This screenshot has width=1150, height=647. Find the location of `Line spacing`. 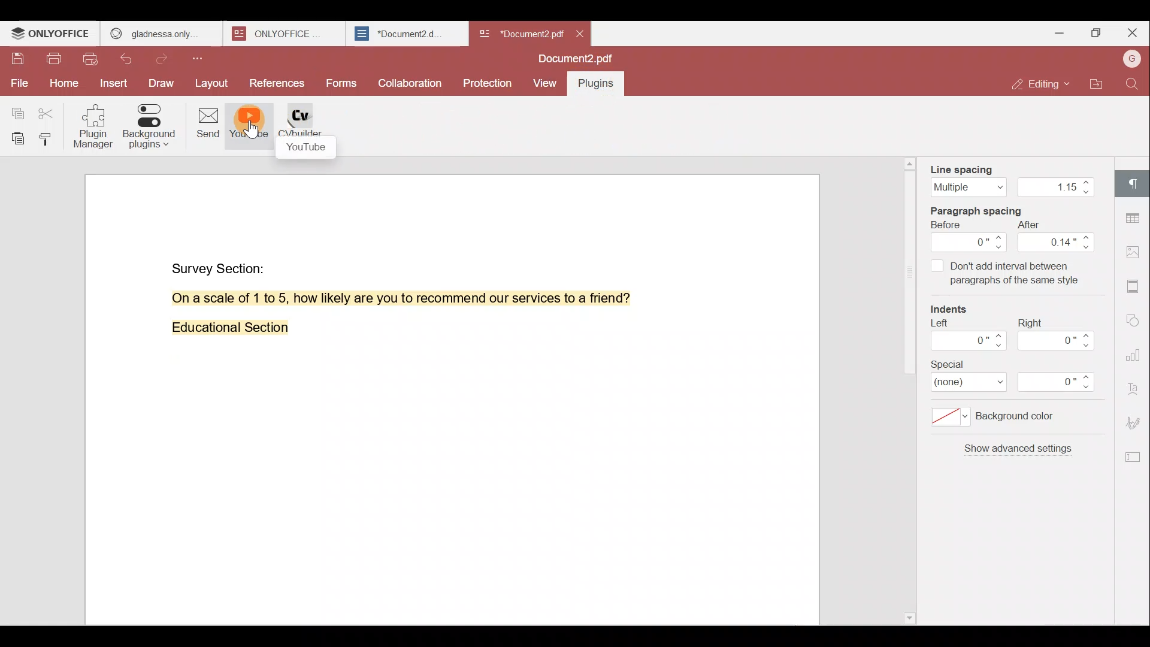

Line spacing is located at coordinates (1010, 177).